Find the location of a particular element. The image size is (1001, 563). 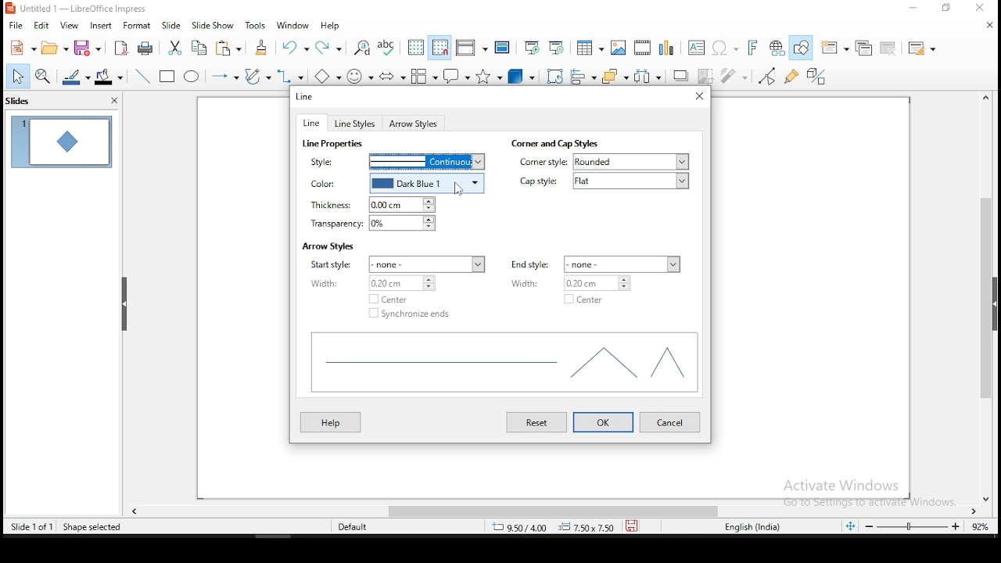

delete slide is located at coordinates (889, 49).